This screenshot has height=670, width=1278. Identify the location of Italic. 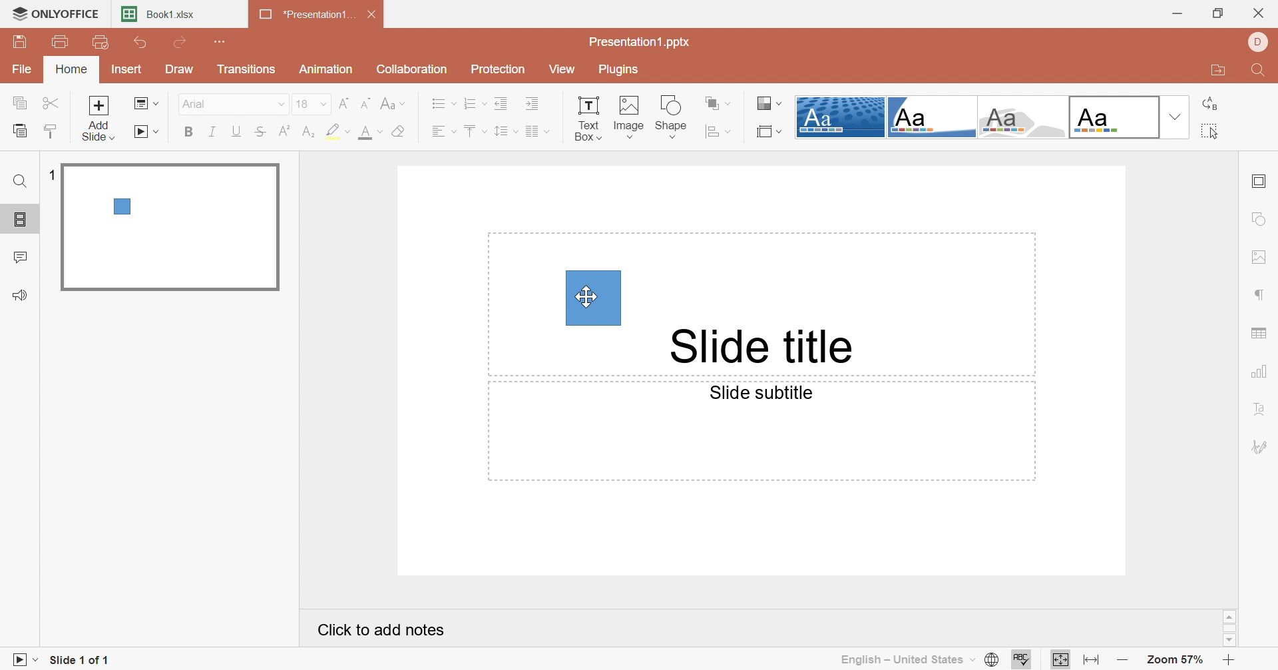
(211, 133).